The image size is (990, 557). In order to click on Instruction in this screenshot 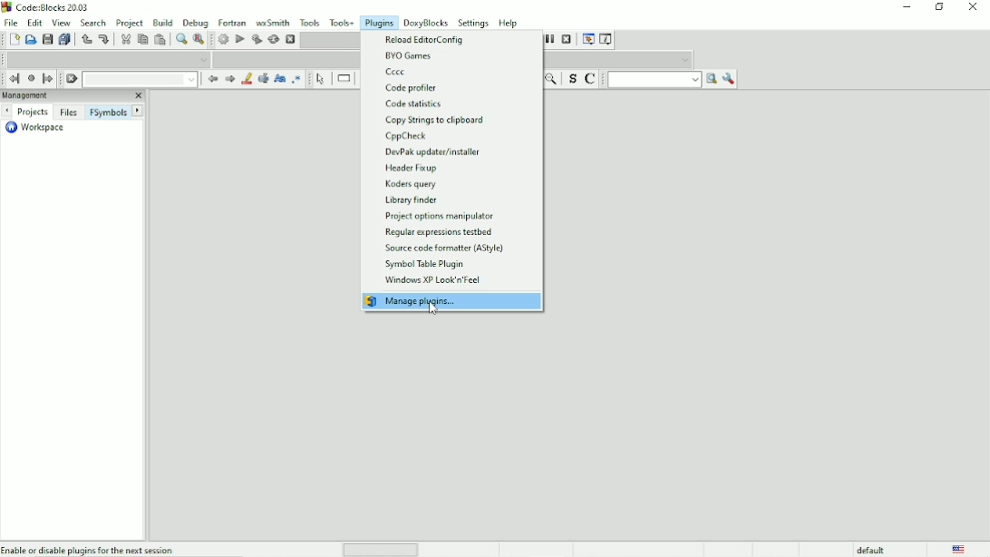, I will do `click(343, 79)`.